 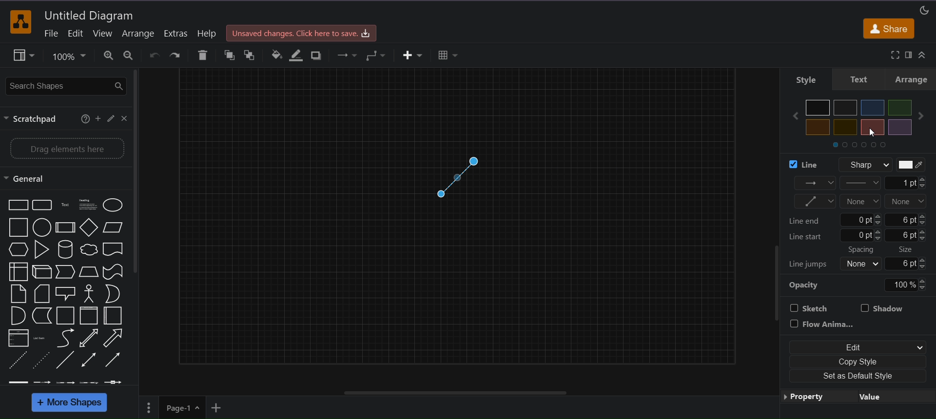 I want to click on shadow, so click(x=317, y=55).